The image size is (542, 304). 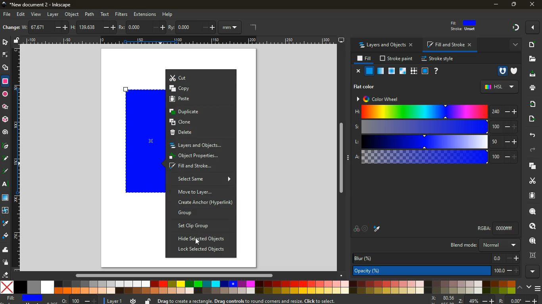 I want to click on copy, so click(x=199, y=89).